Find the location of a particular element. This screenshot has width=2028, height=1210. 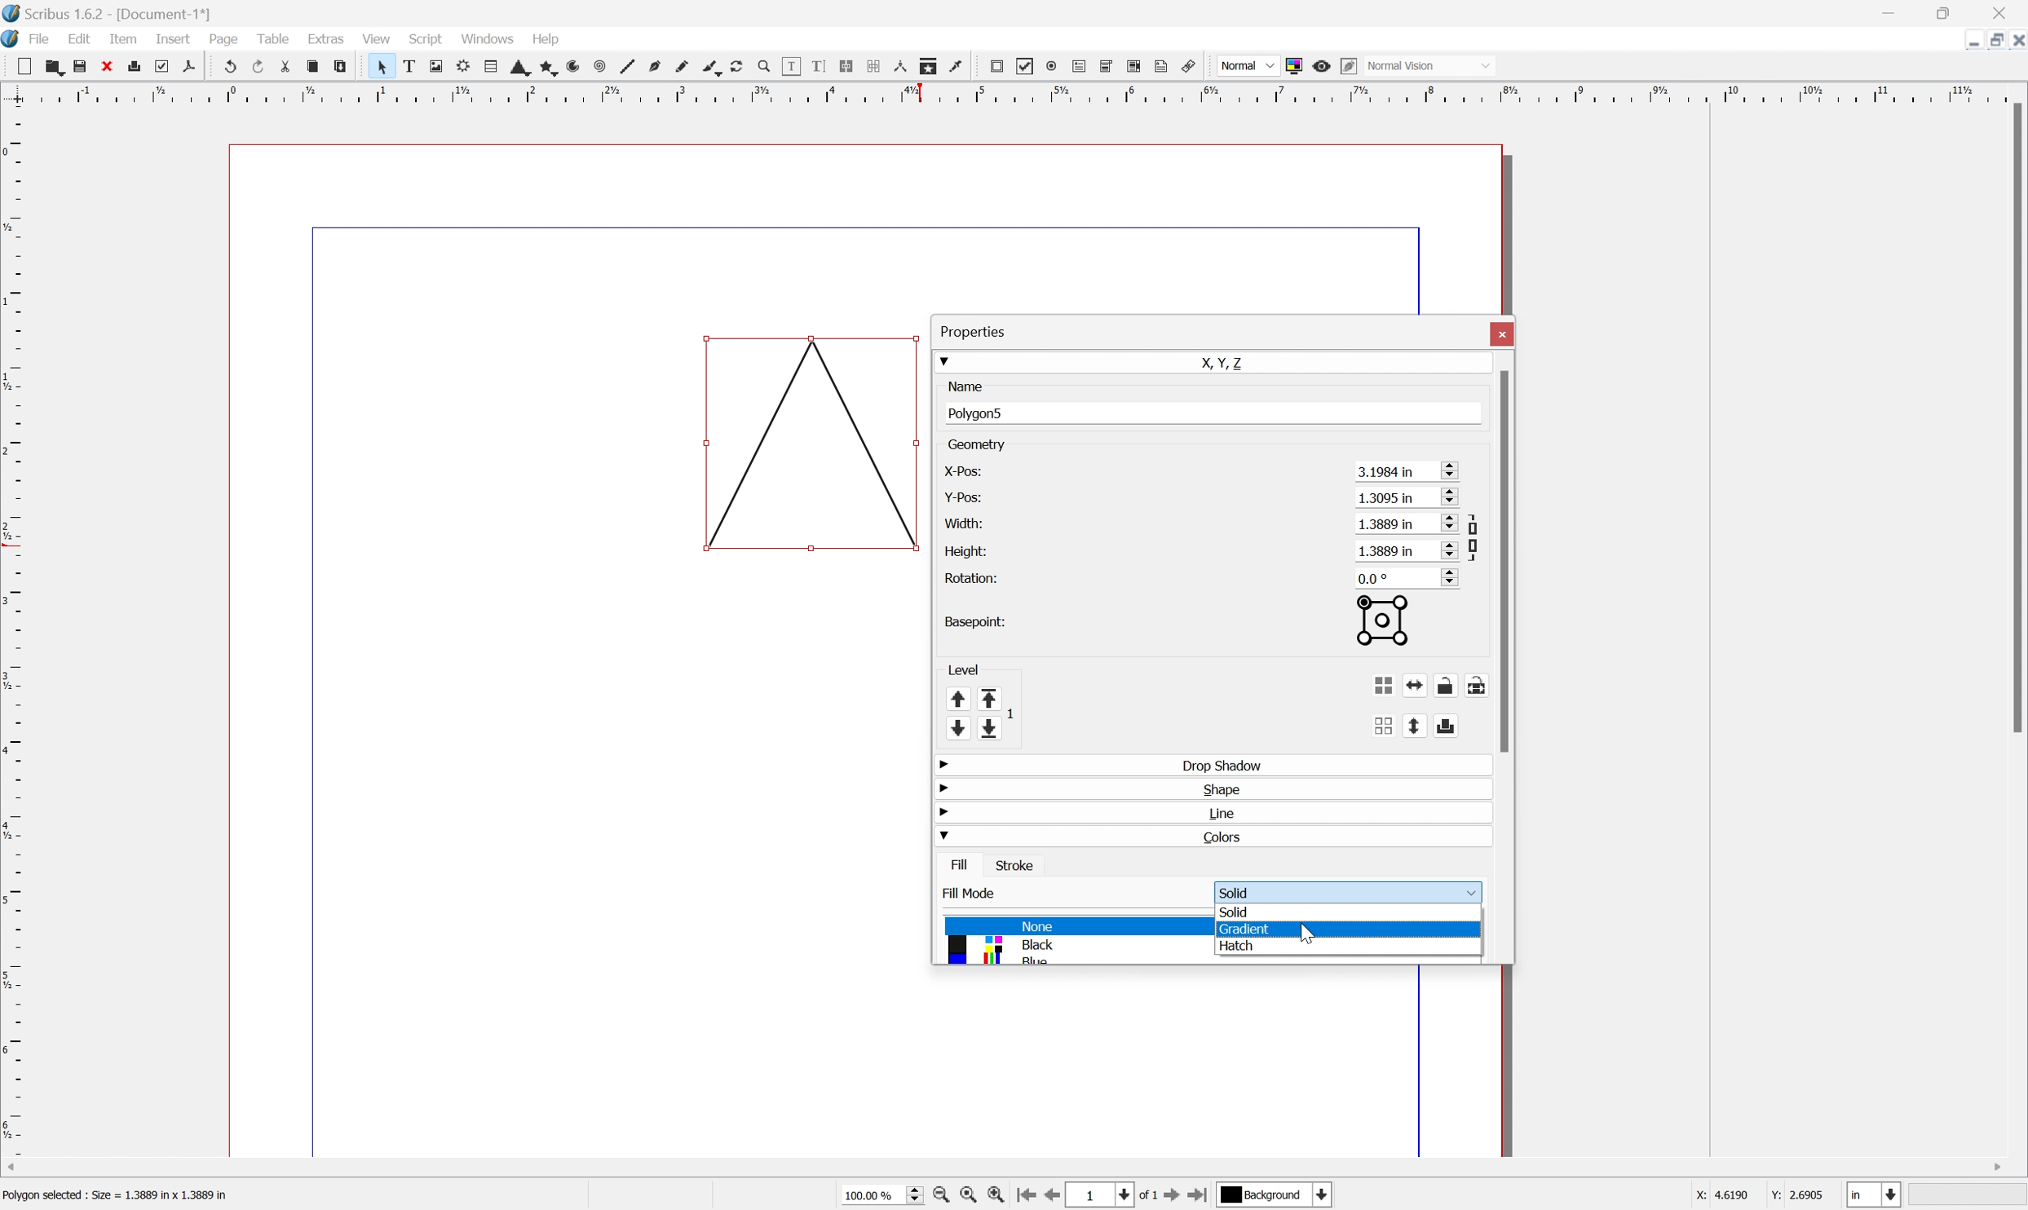

Zoom to 100% is located at coordinates (972, 1198).